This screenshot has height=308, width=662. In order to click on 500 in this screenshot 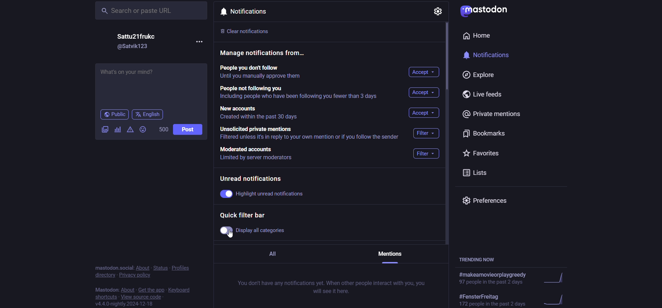, I will do `click(164, 129)`.